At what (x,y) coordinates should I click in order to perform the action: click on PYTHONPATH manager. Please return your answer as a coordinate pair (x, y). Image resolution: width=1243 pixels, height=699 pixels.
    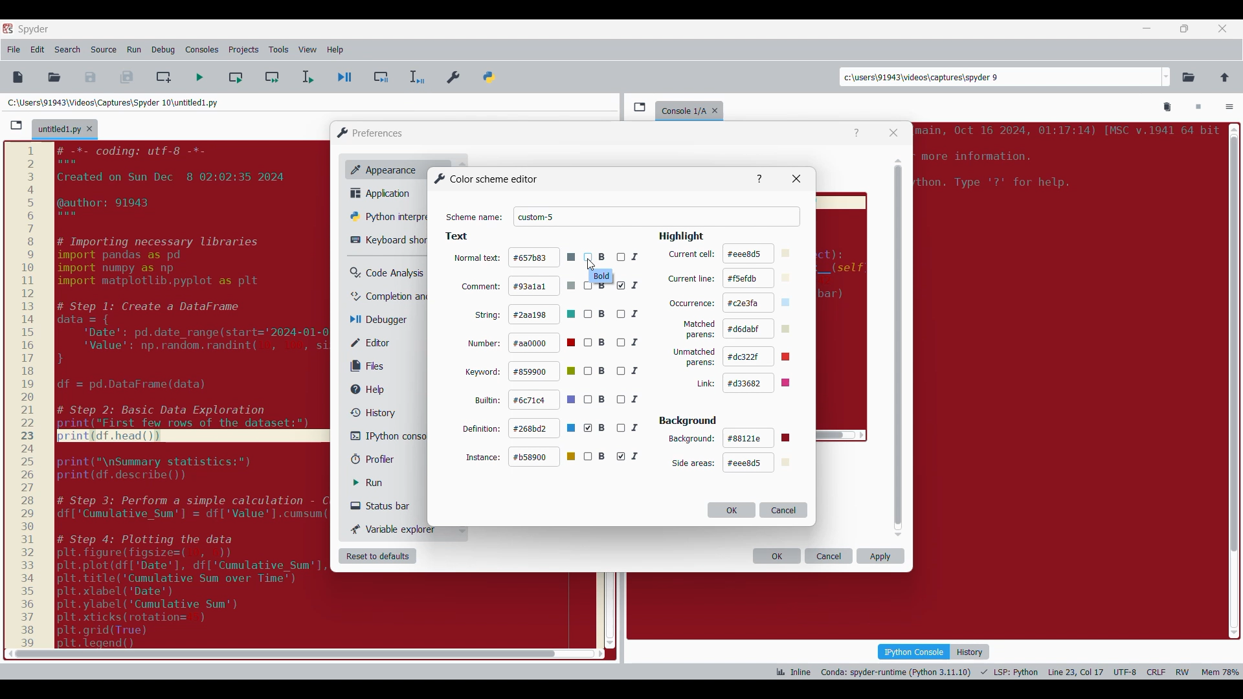
    Looking at the image, I should click on (491, 74).